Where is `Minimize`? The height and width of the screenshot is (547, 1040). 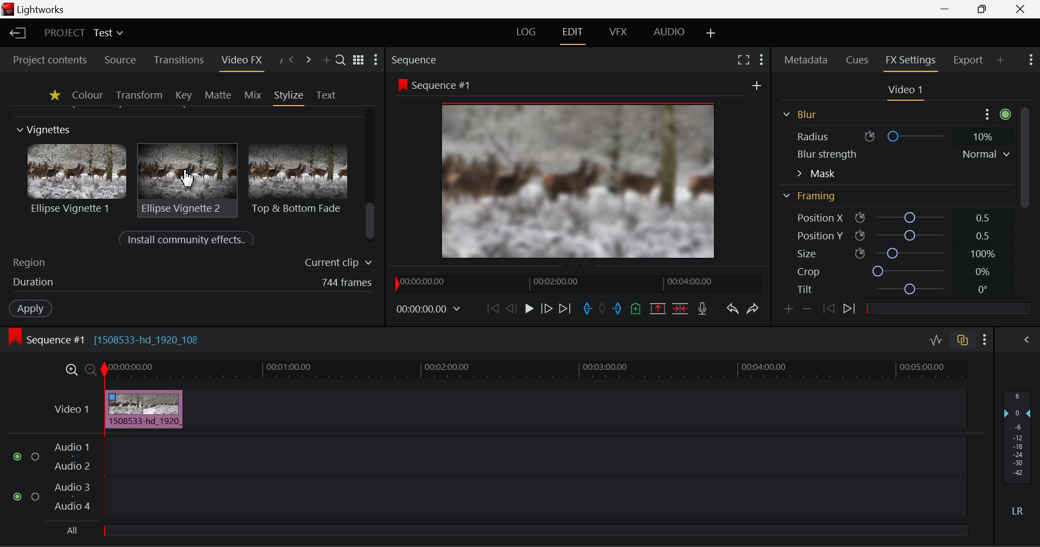 Minimize is located at coordinates (983, 10).